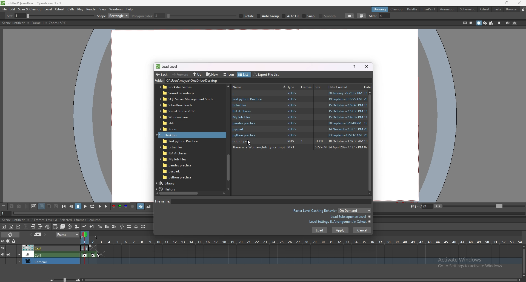 The width and height of the screenshot is (526, 282). I want to click on frame, so click(68, 234).